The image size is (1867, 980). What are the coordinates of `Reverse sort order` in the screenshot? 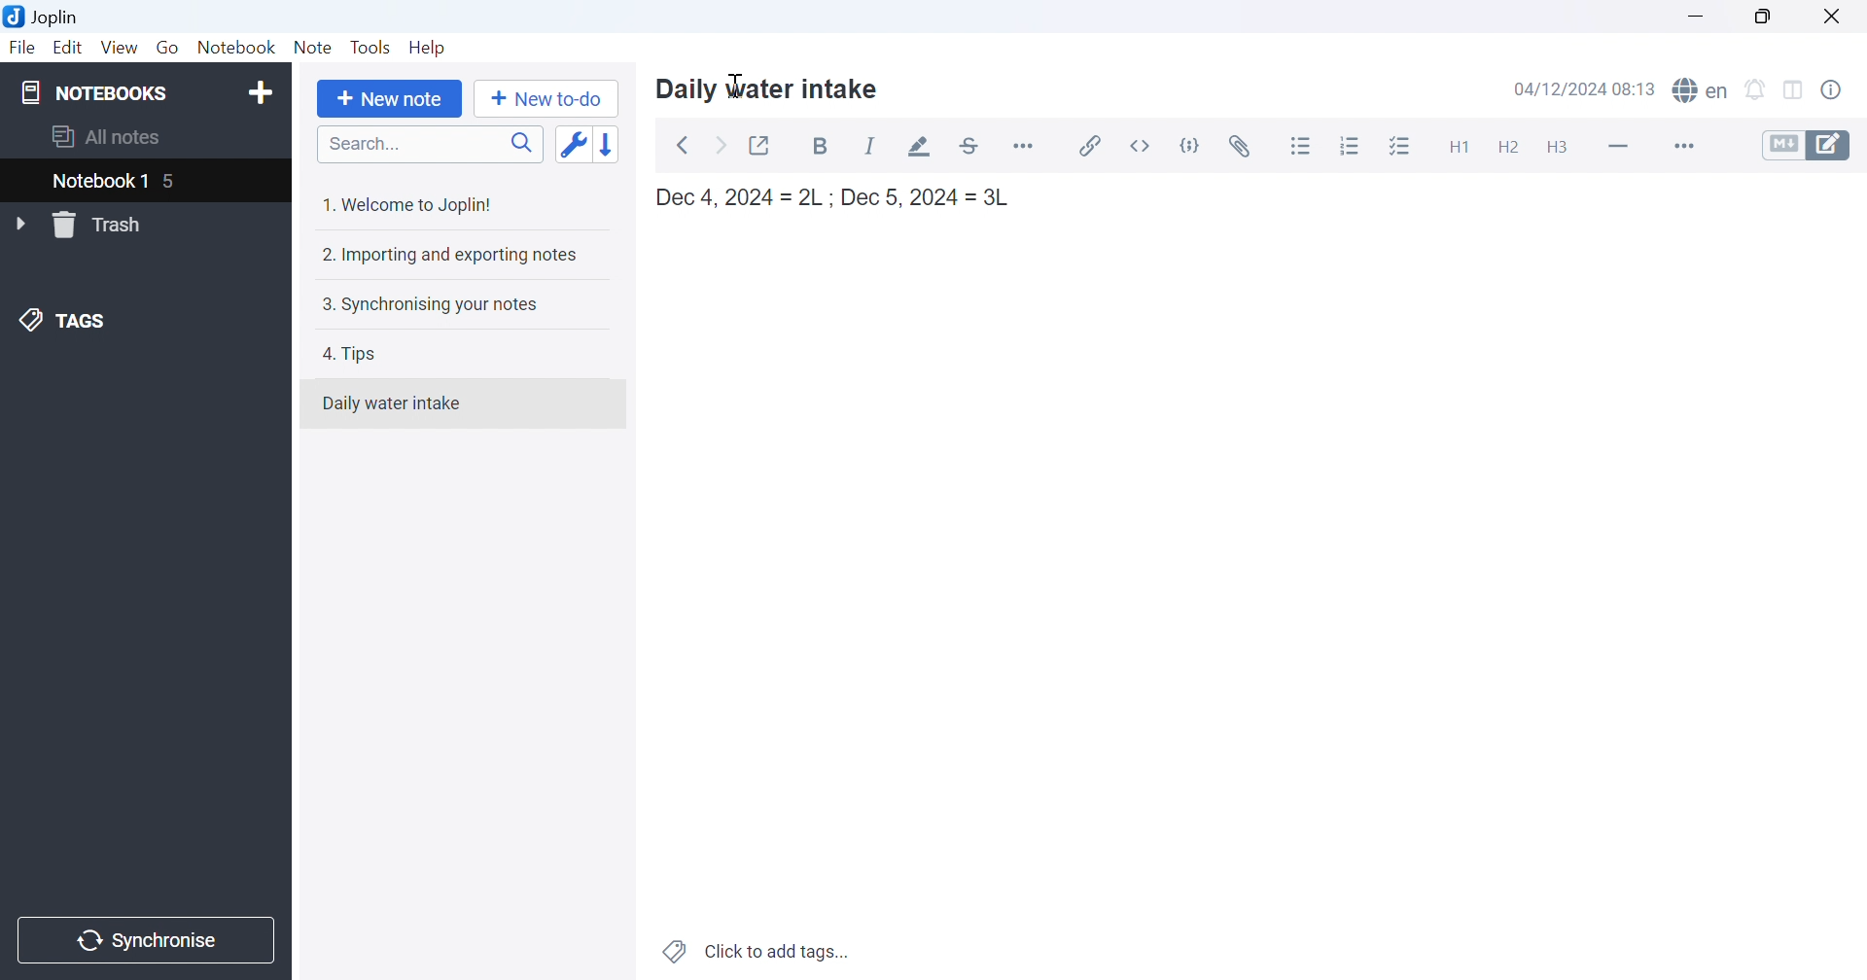 It's located at (612, 141).